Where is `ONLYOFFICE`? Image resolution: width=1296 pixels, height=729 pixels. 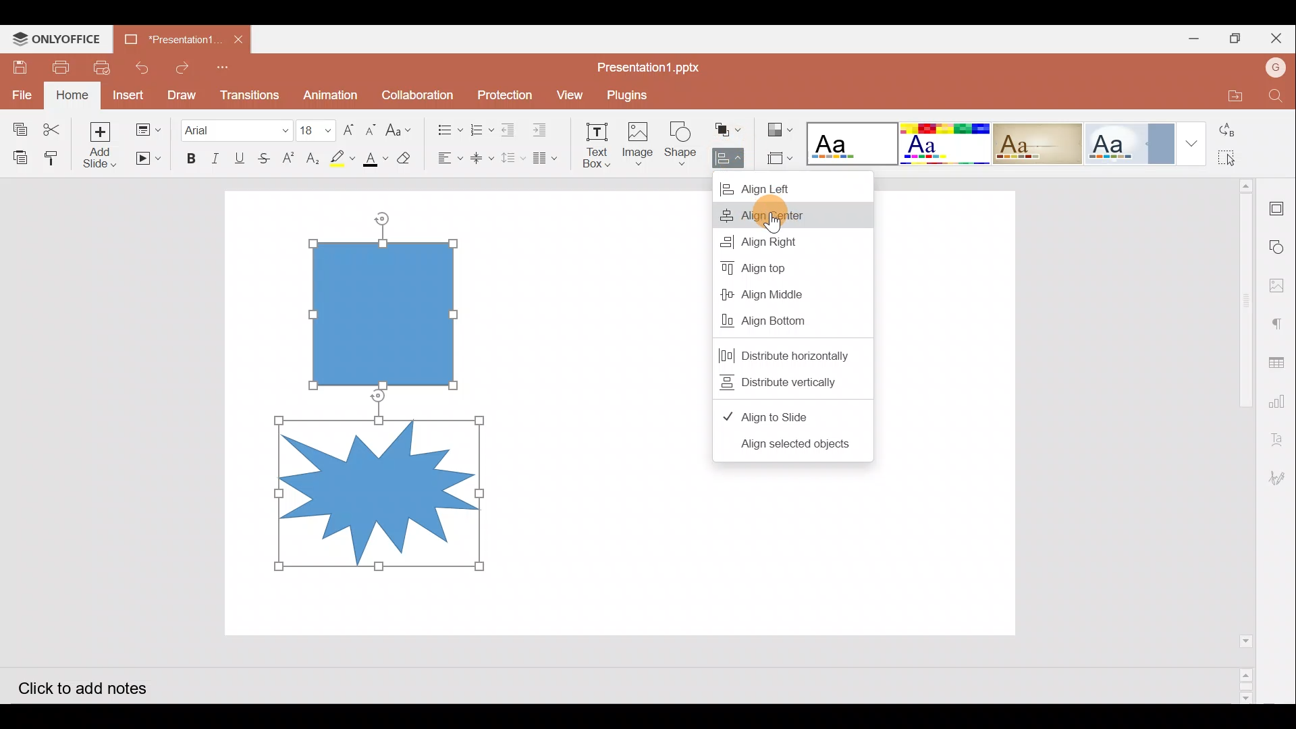 ONLYOFFICE is located at coordinates (59, 38).